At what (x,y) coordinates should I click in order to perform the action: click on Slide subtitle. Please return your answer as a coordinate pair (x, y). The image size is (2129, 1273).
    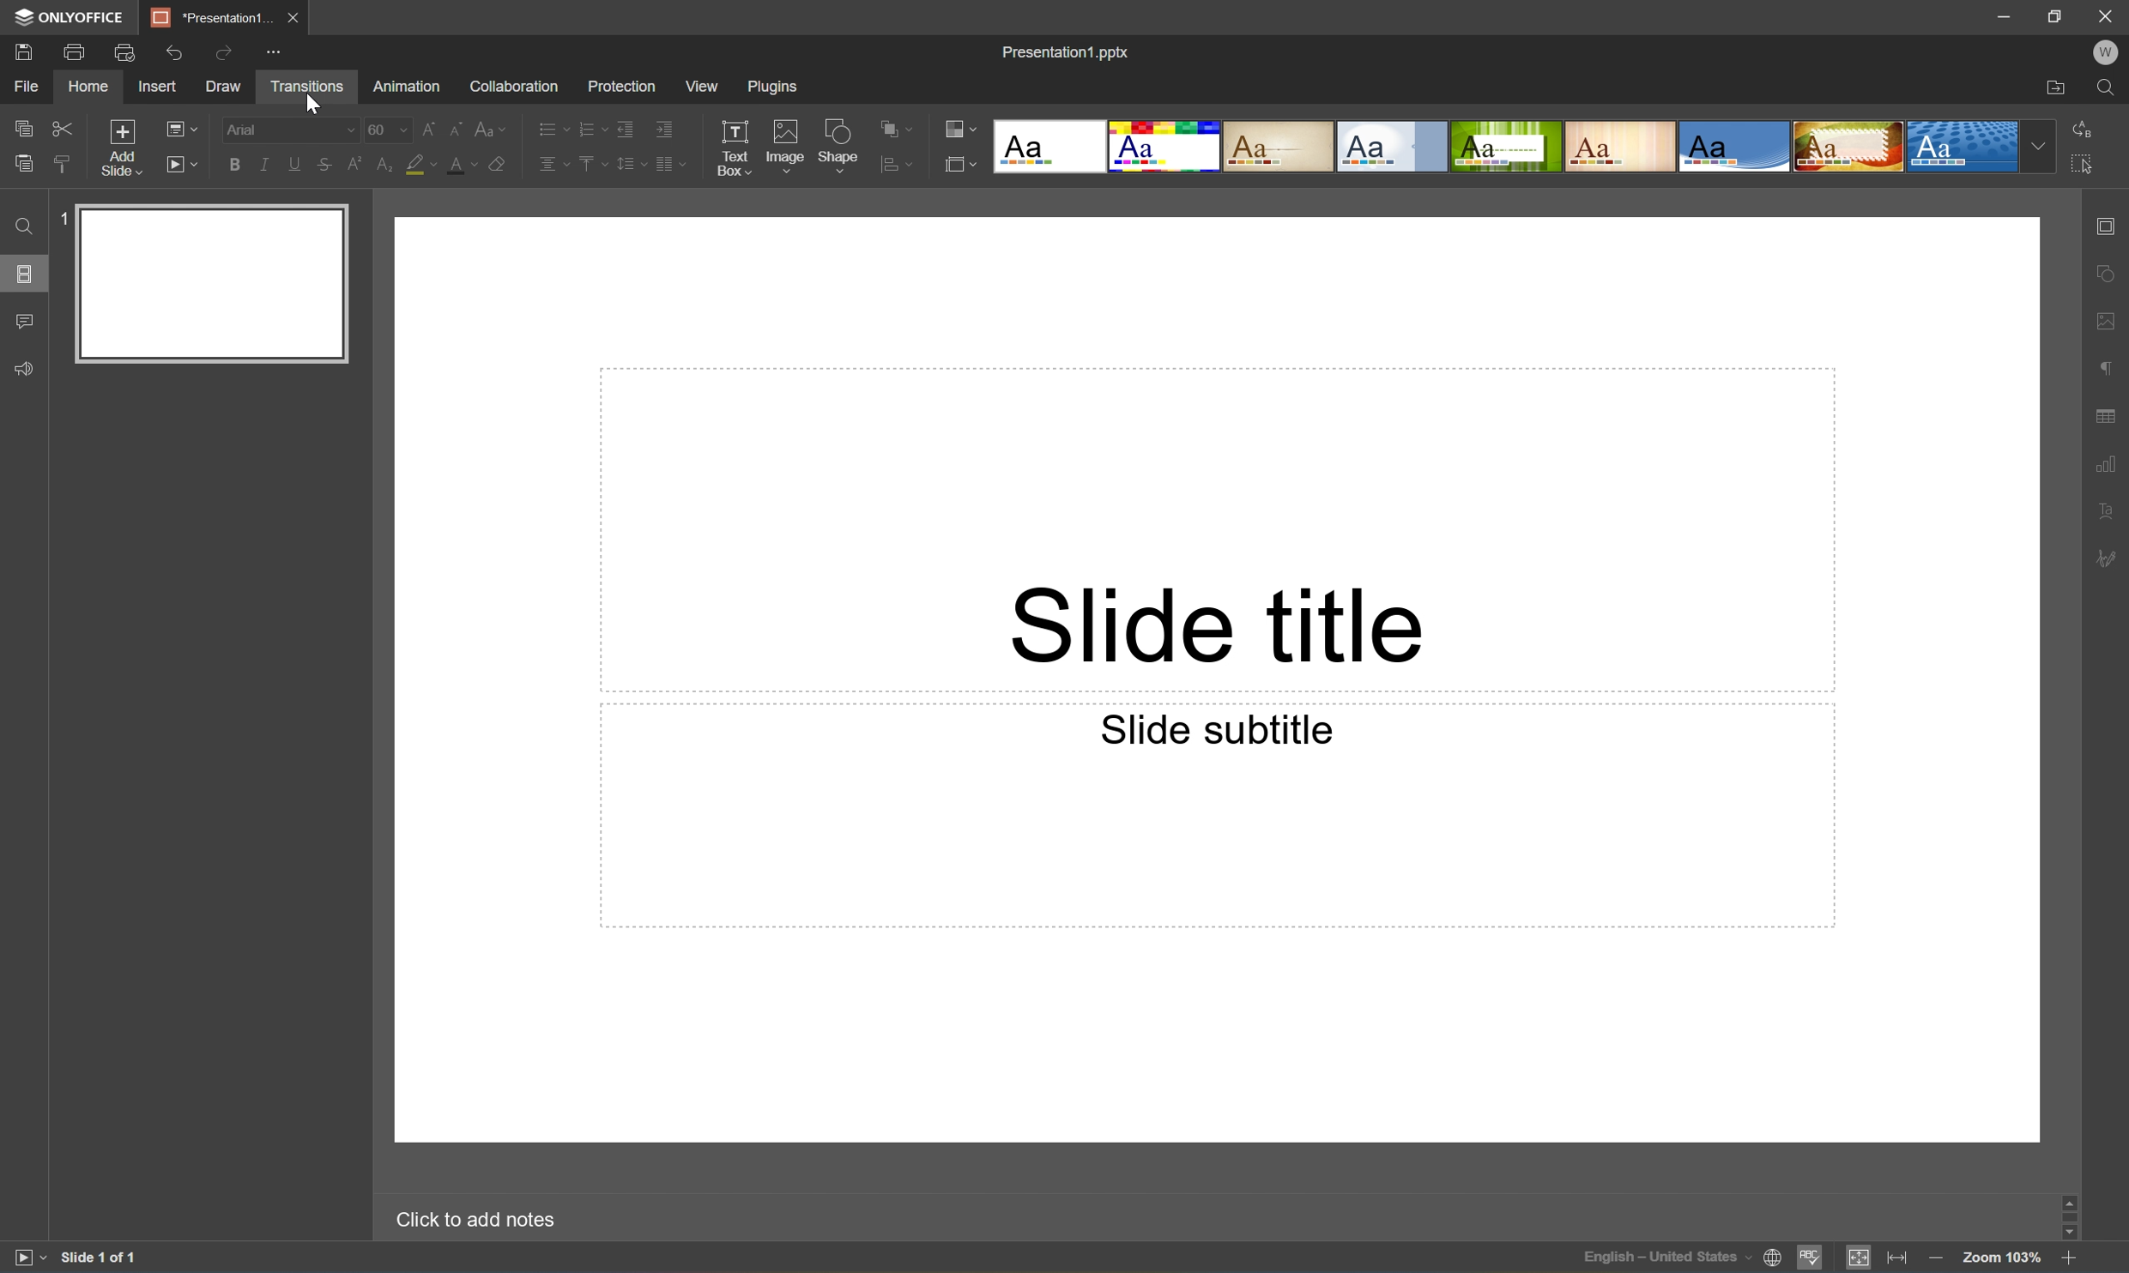
    Looking at the image, I should click on (1215, 733).